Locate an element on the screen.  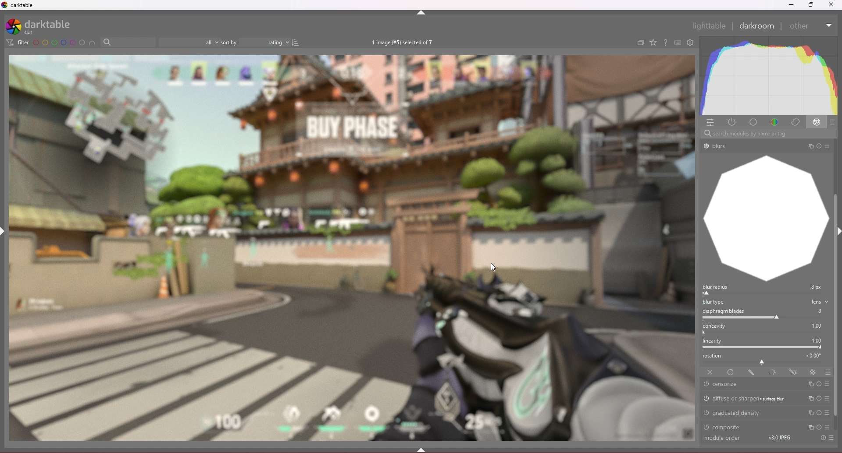
change type of overlays is located at coordinates (654, 42).